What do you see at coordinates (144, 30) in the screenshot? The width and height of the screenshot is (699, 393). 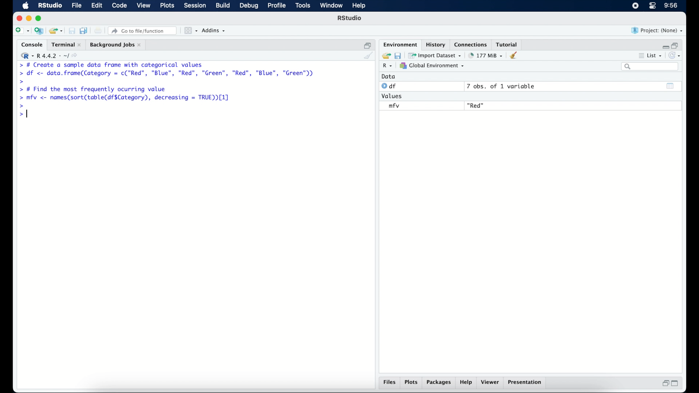 I see `Go to file/ function` at bounding box center [144, 30].